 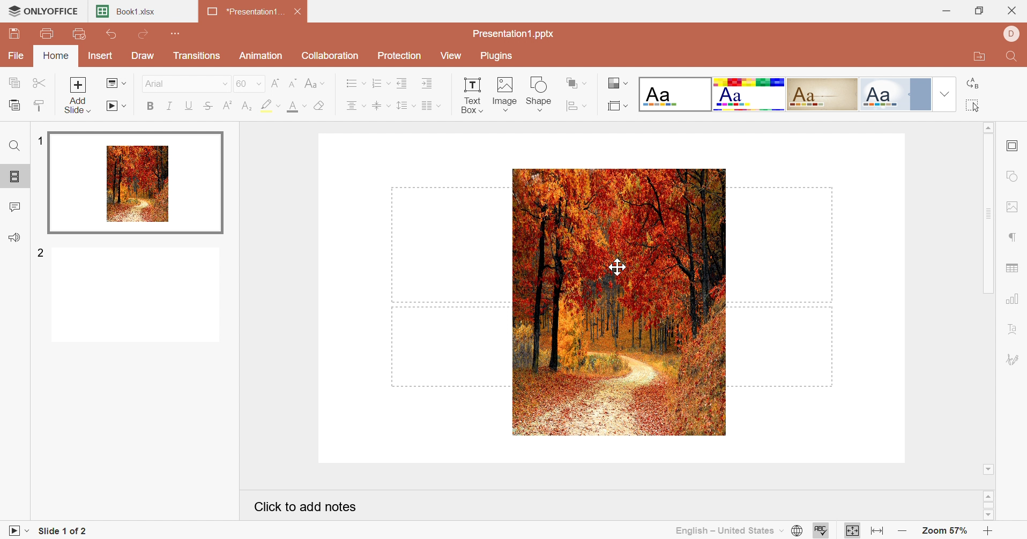 What do you see at coordinates (977, 58) in the screenshot?
I see `Open file location` at bounding box center [977, 58].